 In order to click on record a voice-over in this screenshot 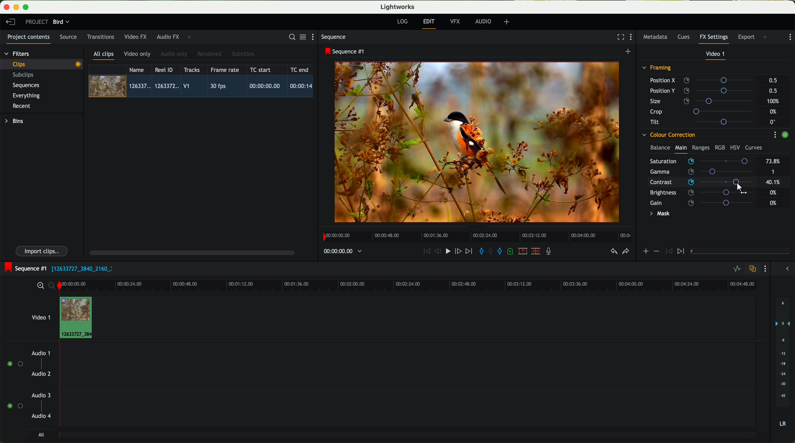, I will do `click(551, 252)`.